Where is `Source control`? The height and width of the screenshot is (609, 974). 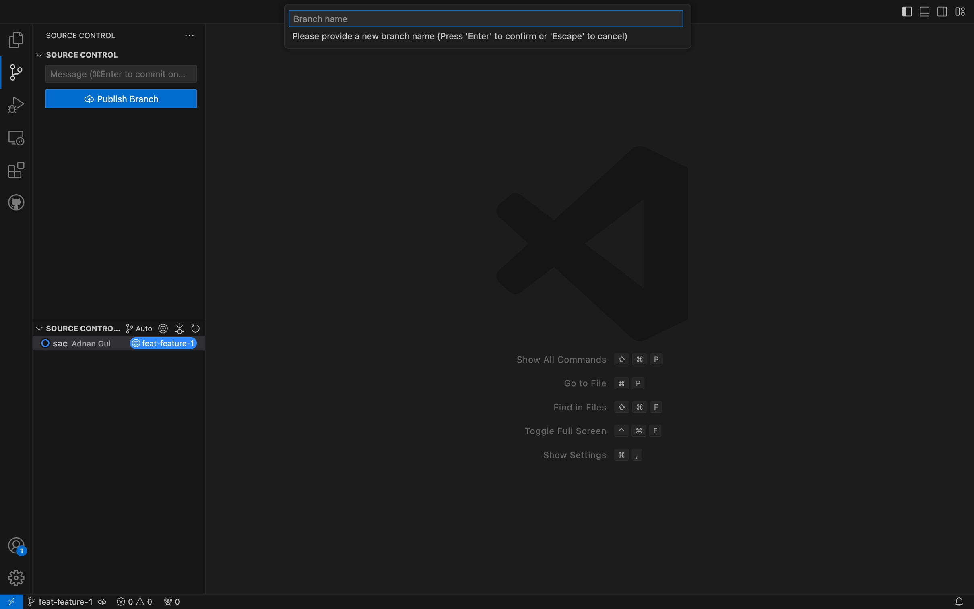
Source control is located at coordinates (76, 328).